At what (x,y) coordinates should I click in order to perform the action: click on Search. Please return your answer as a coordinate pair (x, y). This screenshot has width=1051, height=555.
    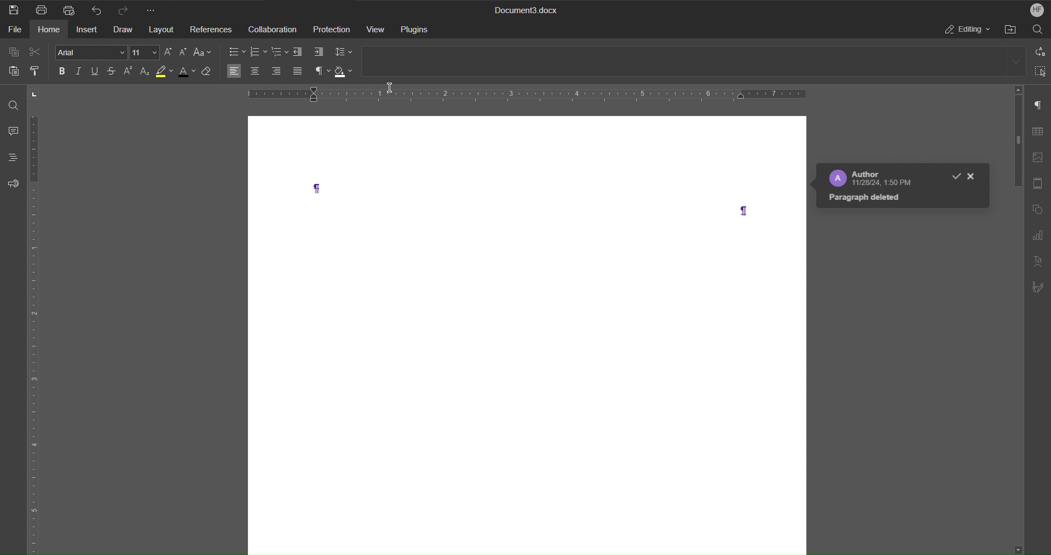
    Looking at the image, I should click on (1038, 30).